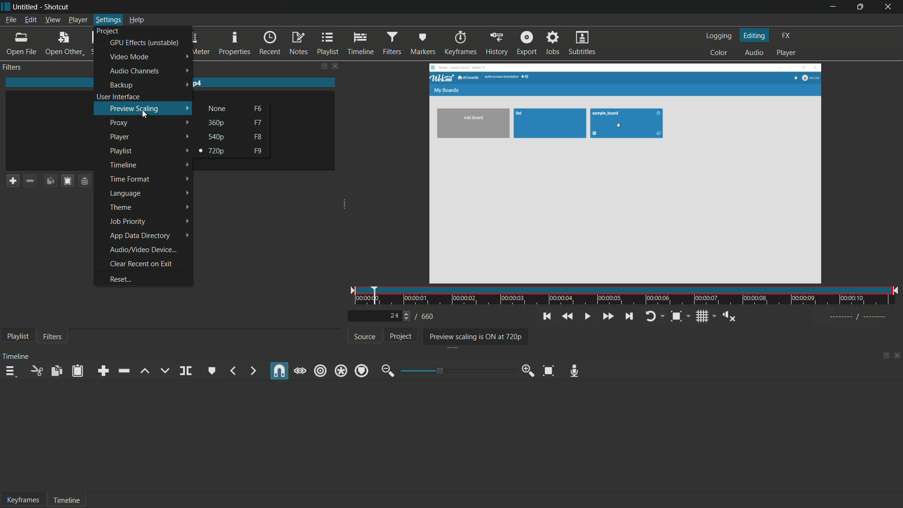 The width and height of the screenshot is (903, 508). I want to click on reset, so click(120, 279).